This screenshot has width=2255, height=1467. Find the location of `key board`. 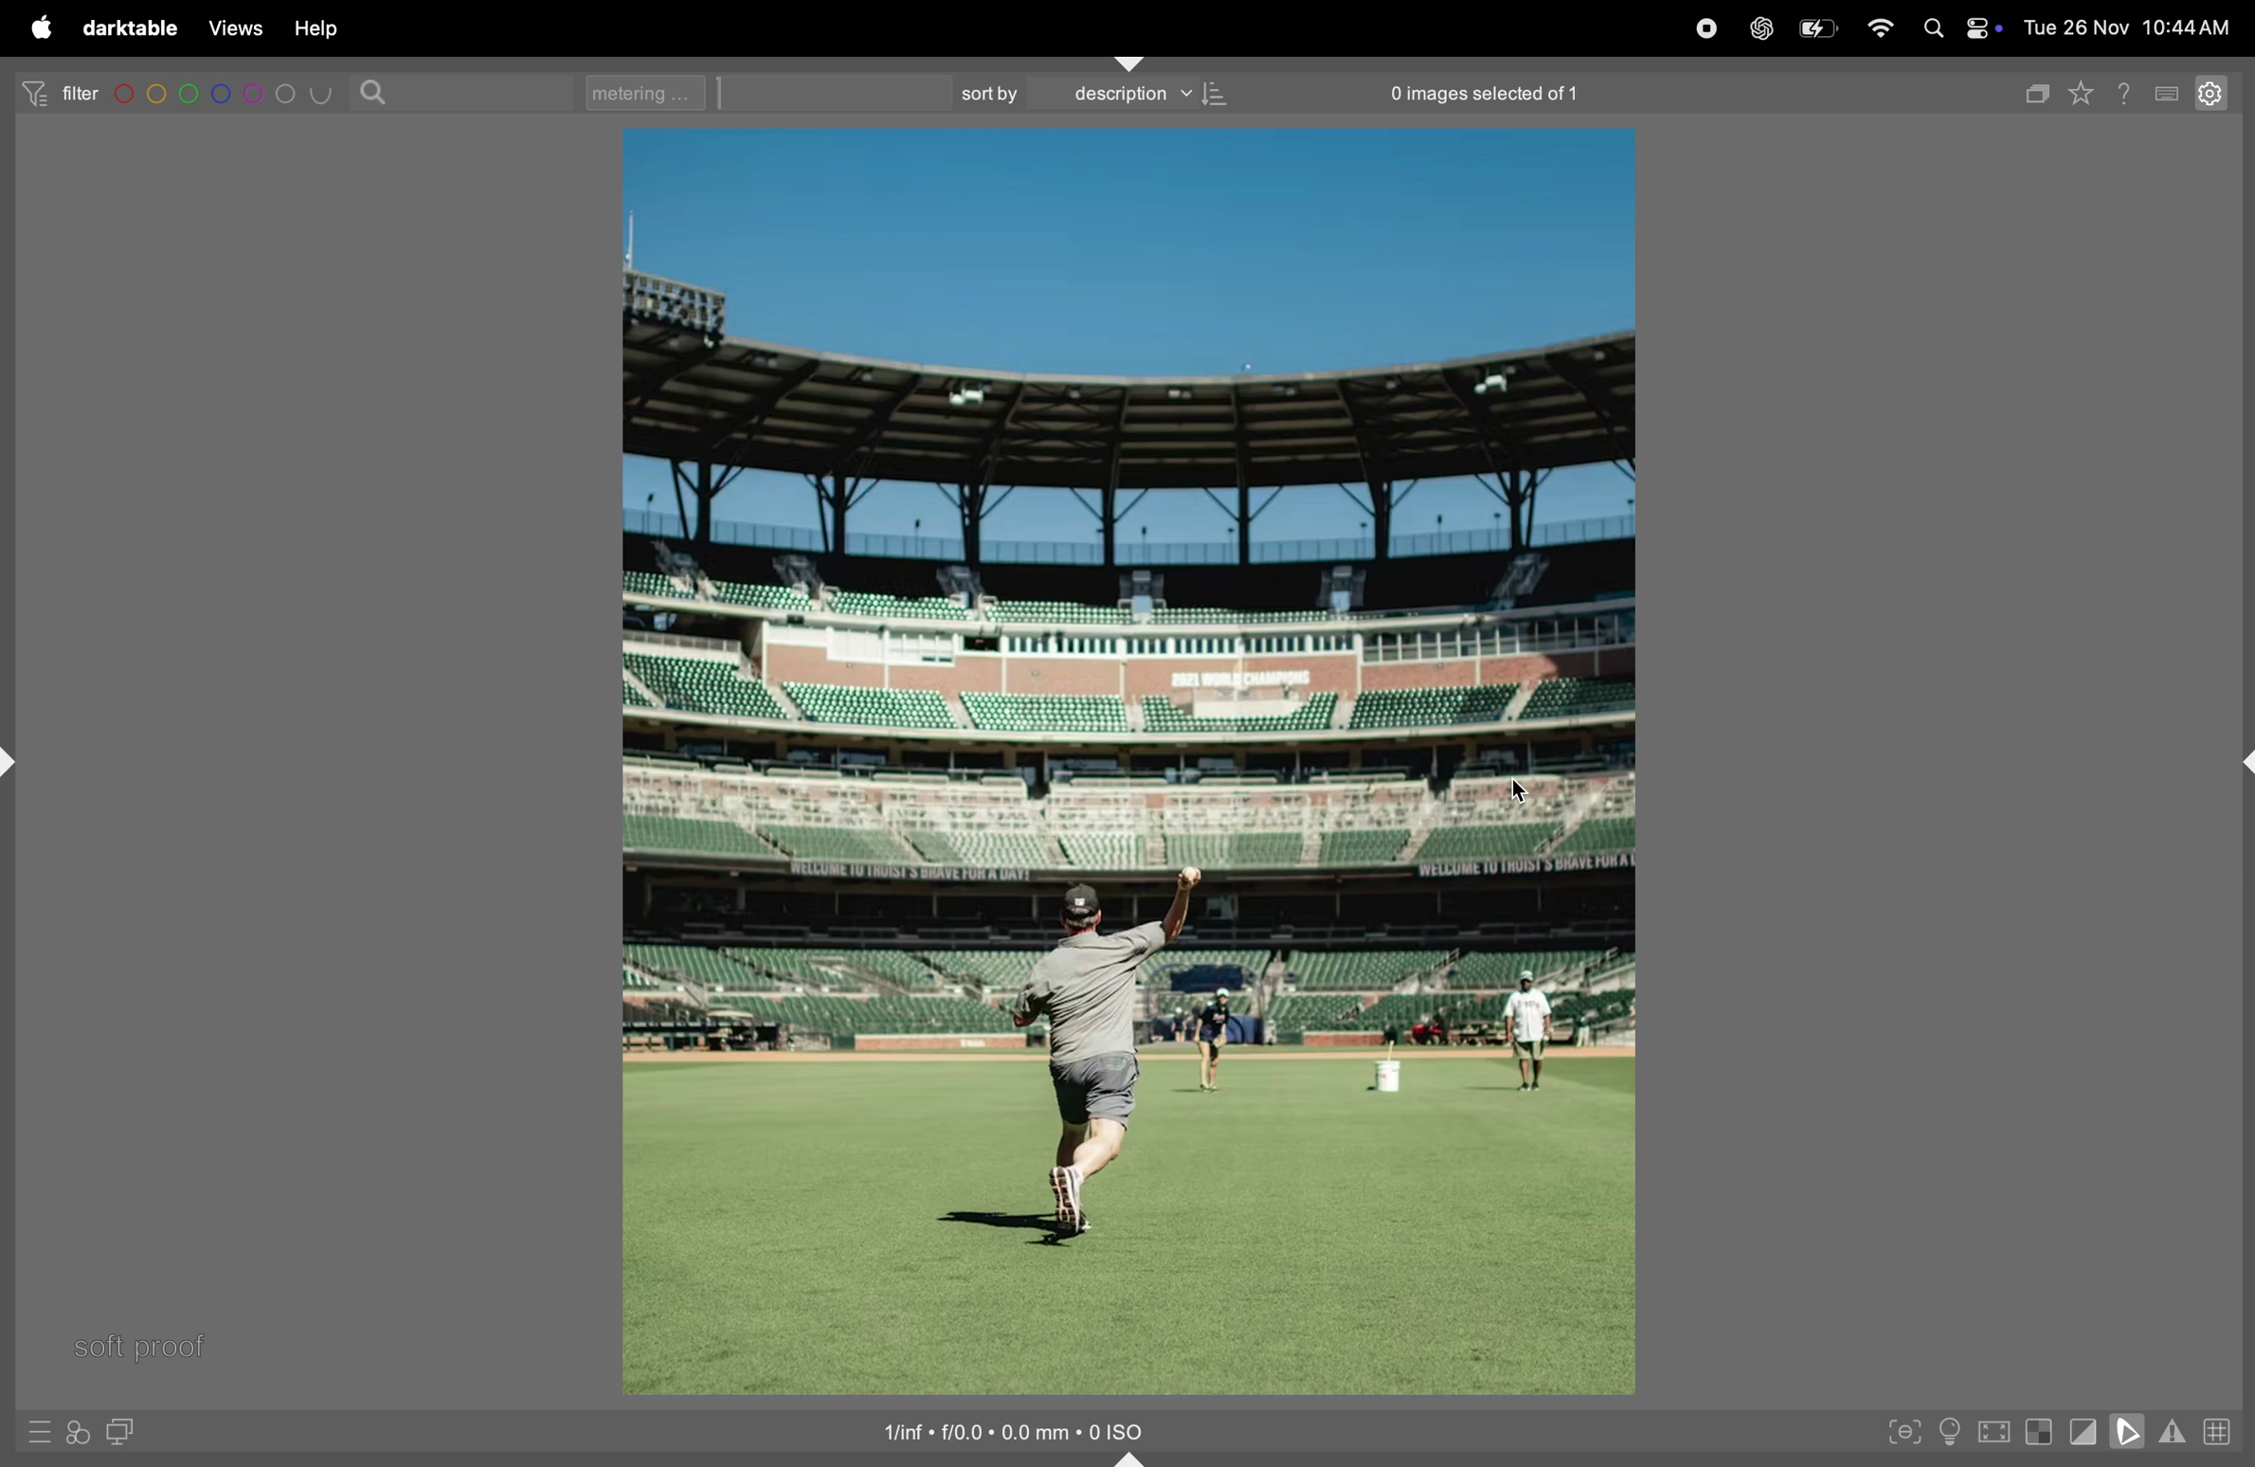

key board is located at coordinates (2167, 92).